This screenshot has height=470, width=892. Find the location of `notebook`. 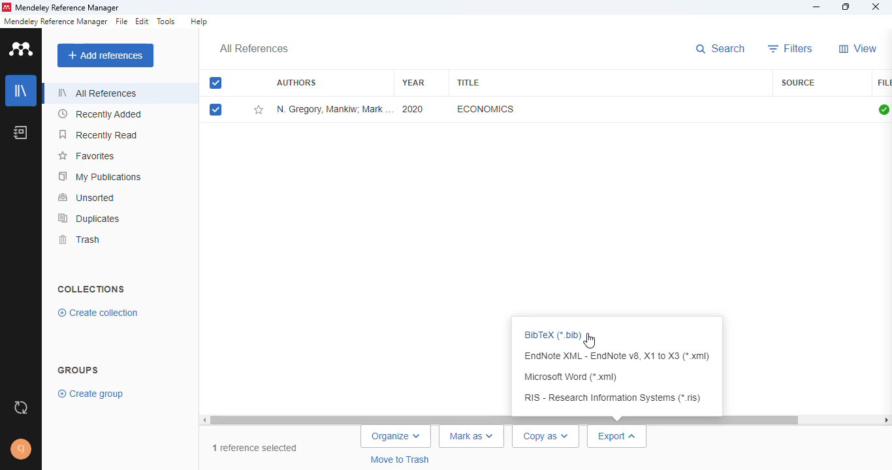

notebook is located at coordinates (20, 133).